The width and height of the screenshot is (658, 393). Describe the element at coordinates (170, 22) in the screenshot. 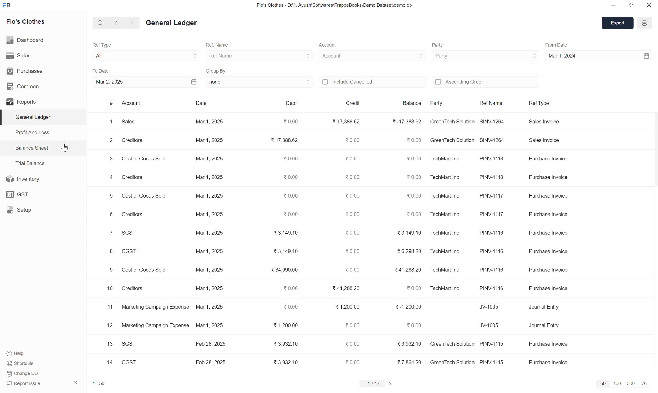

I see `General ledger` at that location.